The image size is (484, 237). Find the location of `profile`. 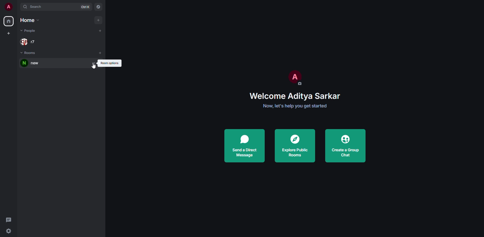

profile is located at coordinates (8, 7).